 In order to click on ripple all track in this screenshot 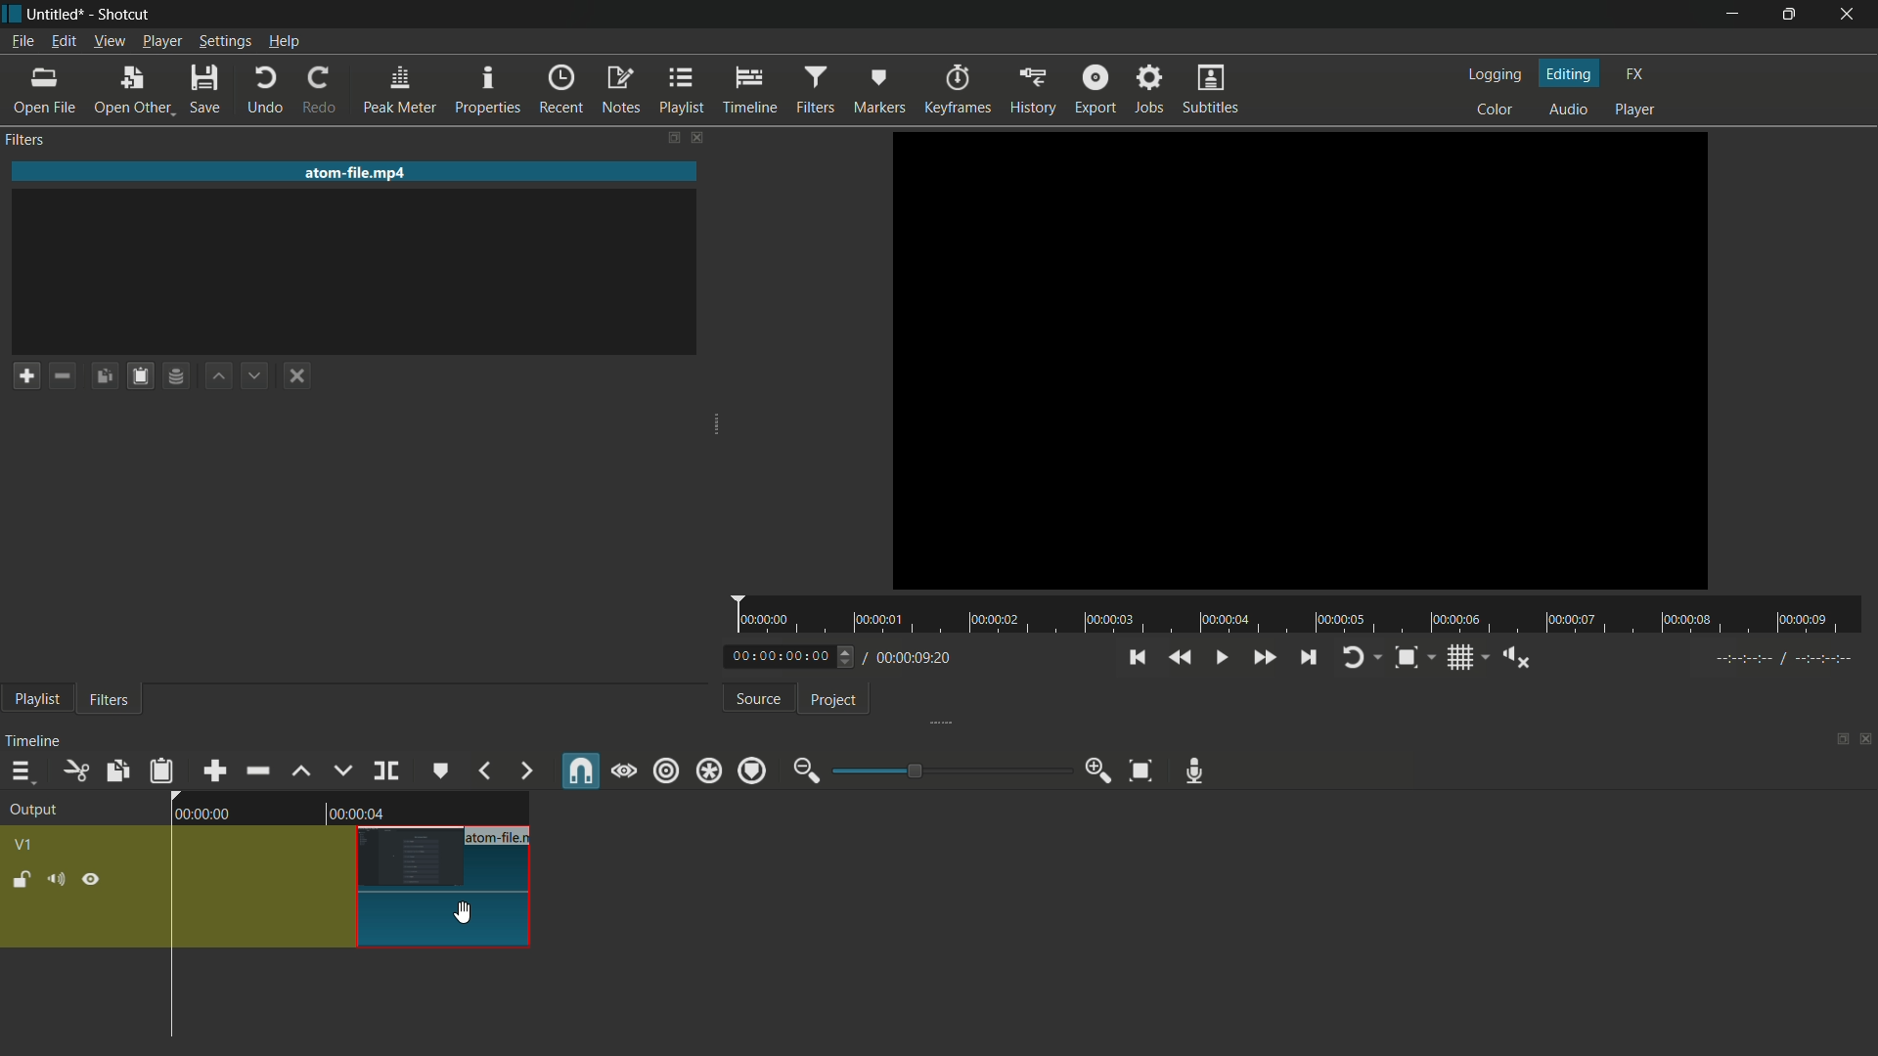, I will do `click(711, 770)`.